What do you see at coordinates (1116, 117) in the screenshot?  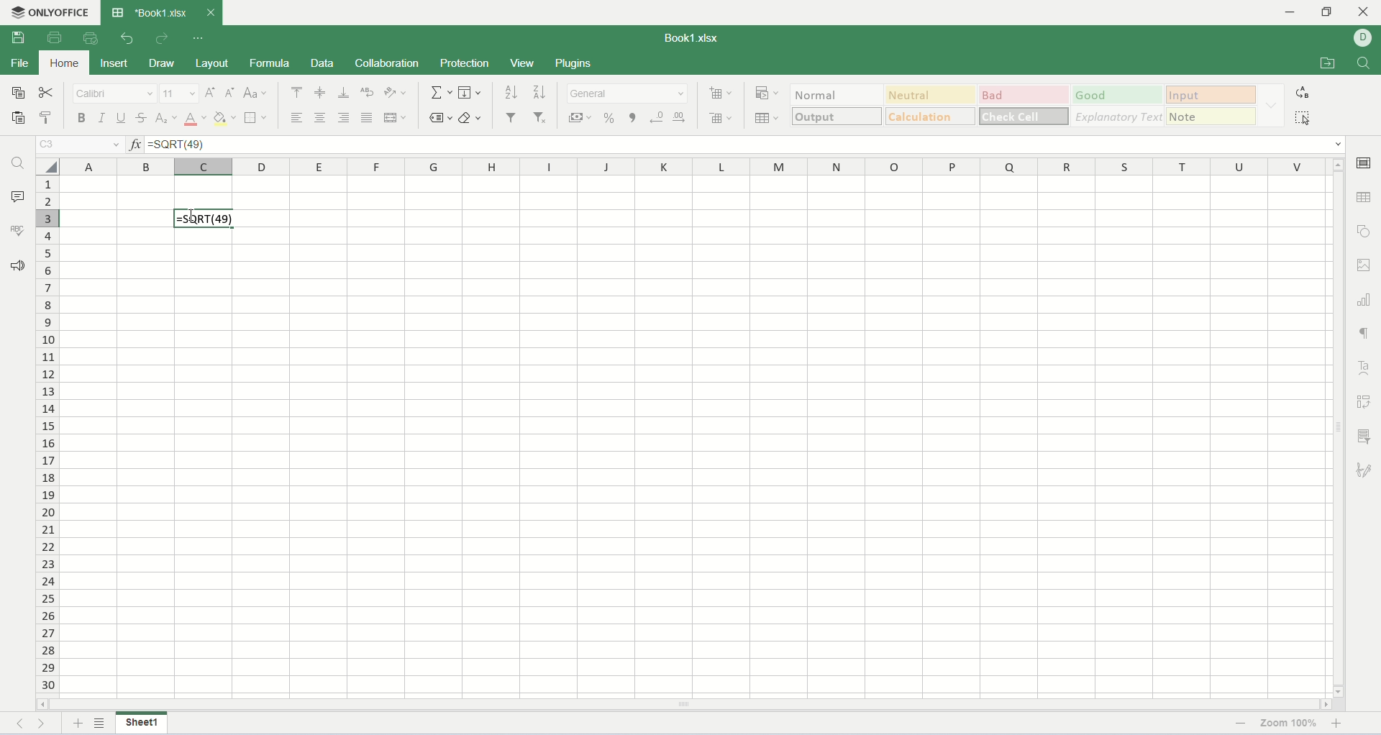 I see `explanatory text` at bounding box center [1116, 117].